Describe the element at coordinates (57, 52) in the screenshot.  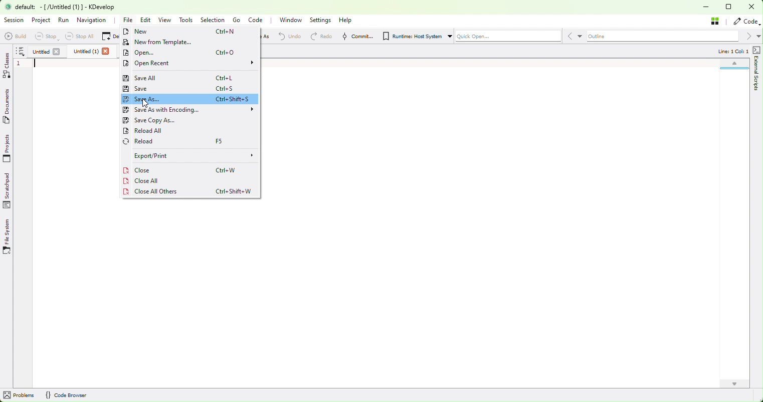
I see `close file` at that location.